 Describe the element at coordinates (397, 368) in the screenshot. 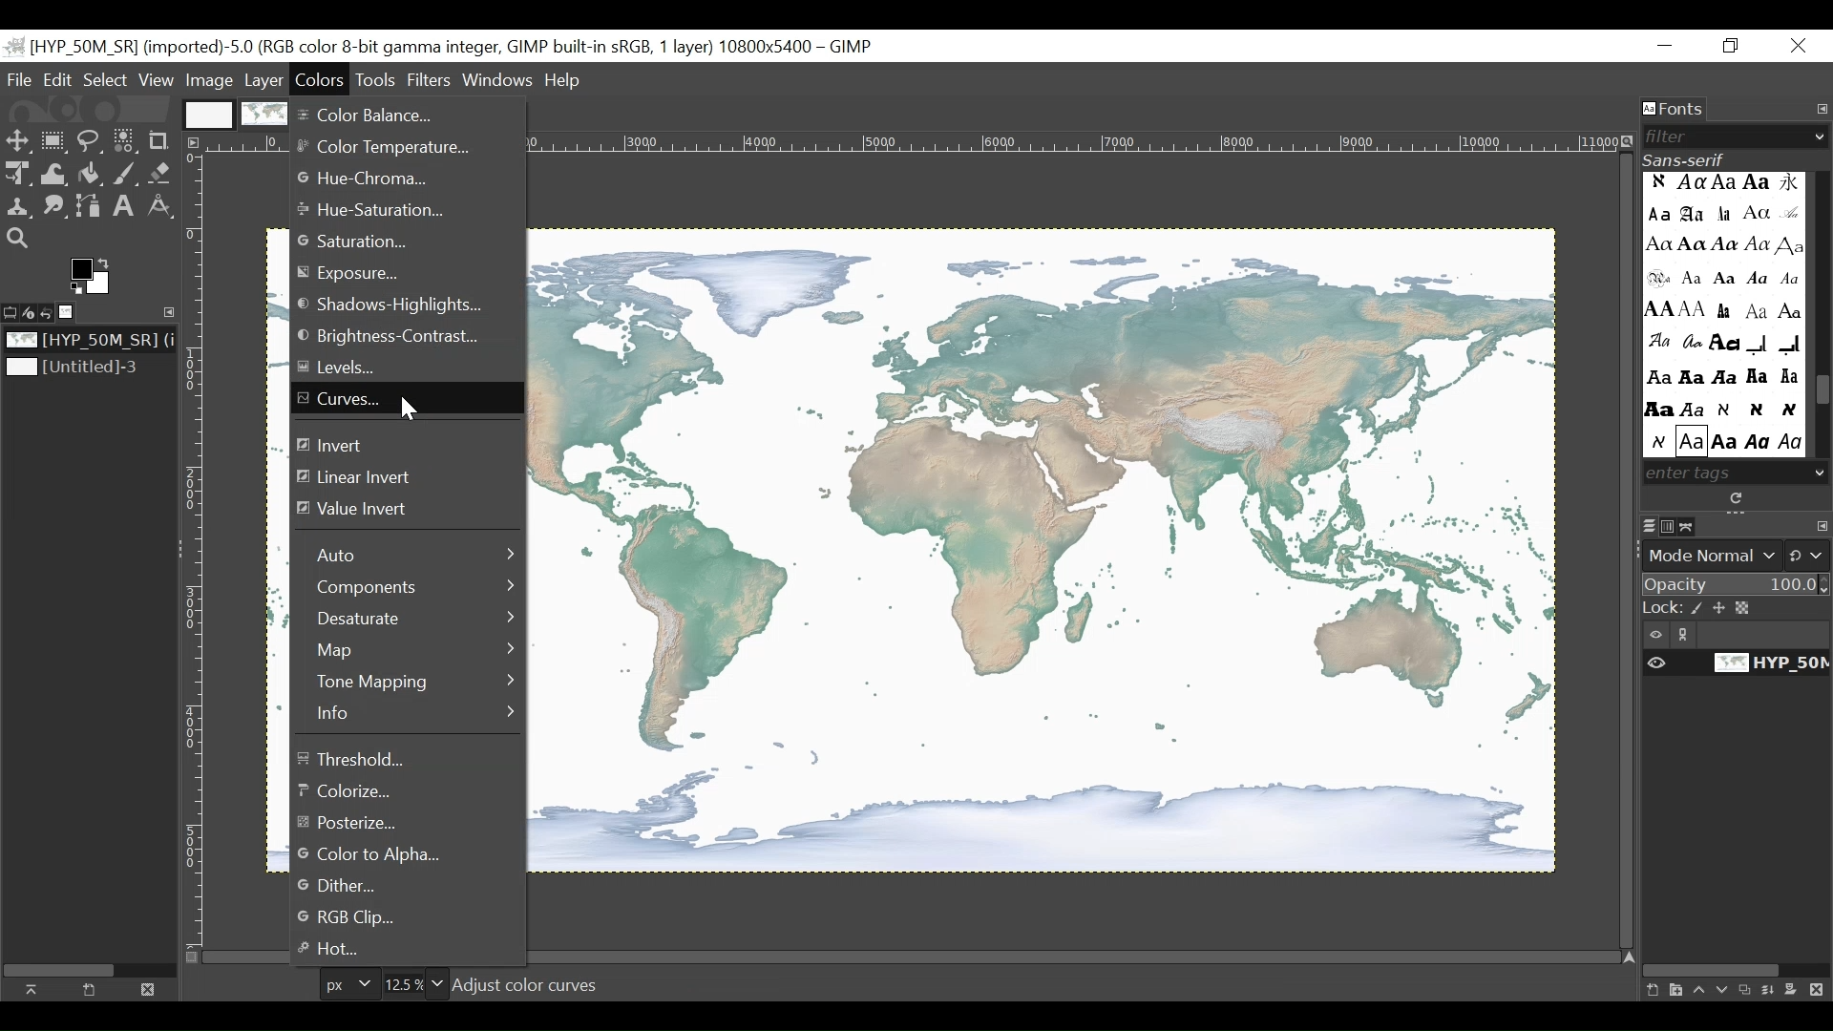

I see `Levels` at that location.